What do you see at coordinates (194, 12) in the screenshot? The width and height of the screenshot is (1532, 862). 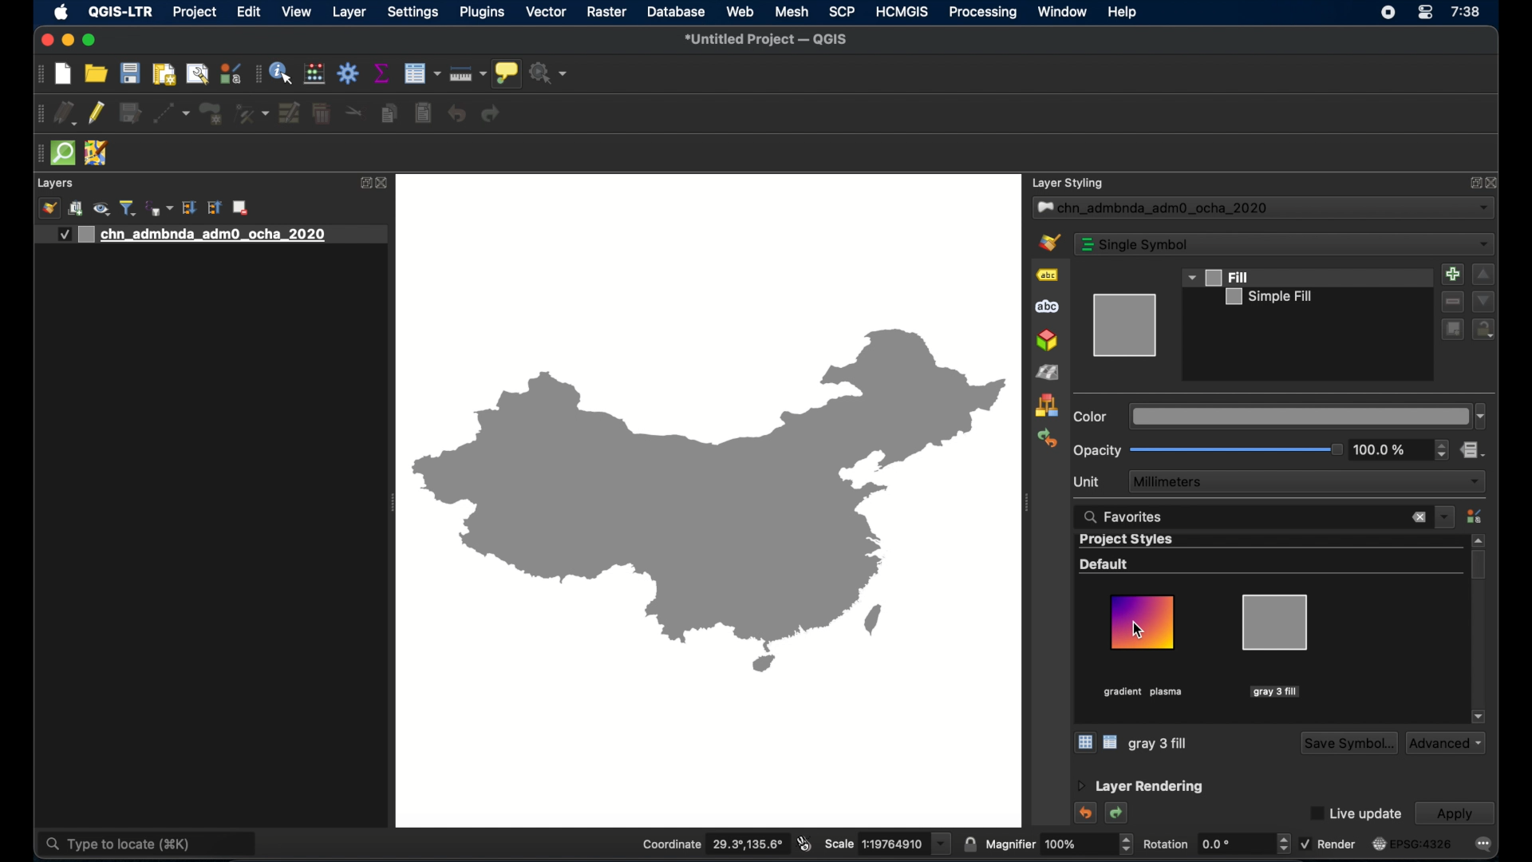 I see `project` at bounding box center [194, 12].